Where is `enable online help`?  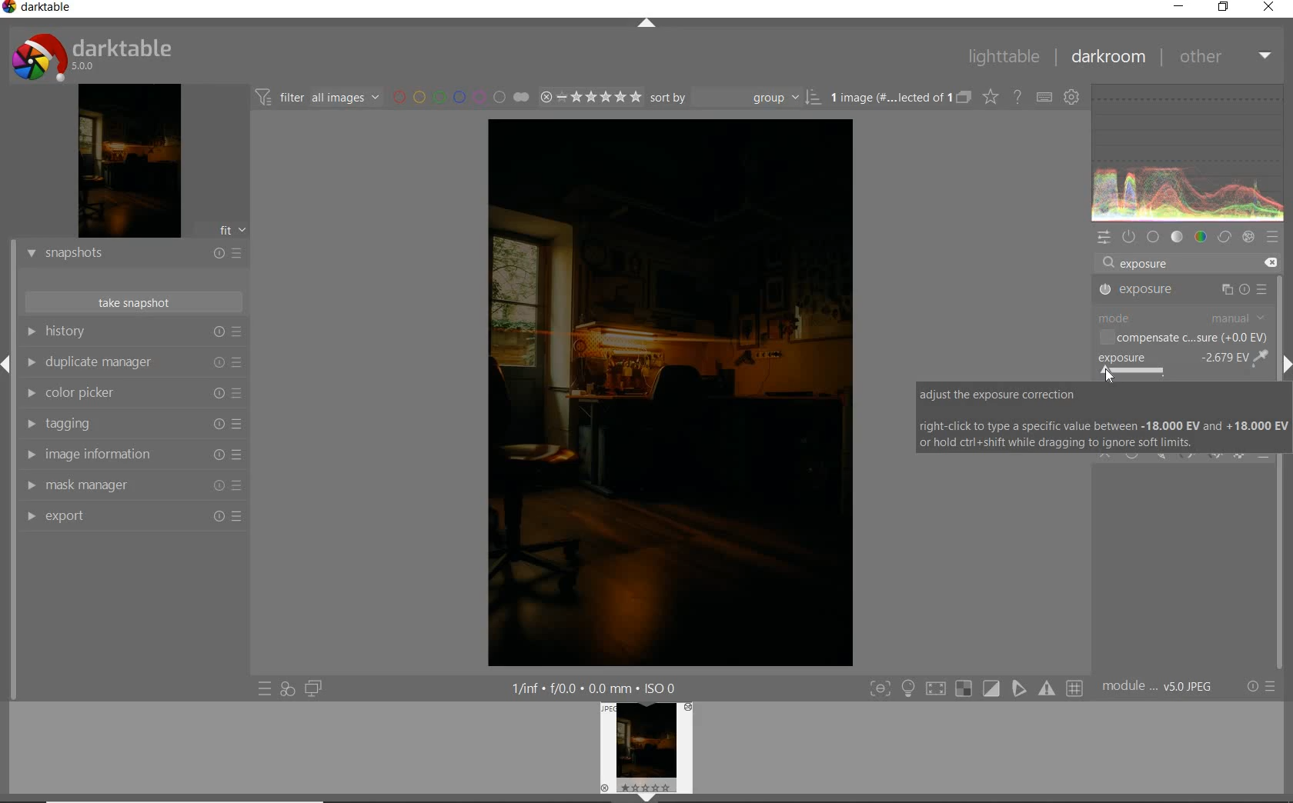 enable online help is located at coordinates (1017, 98).